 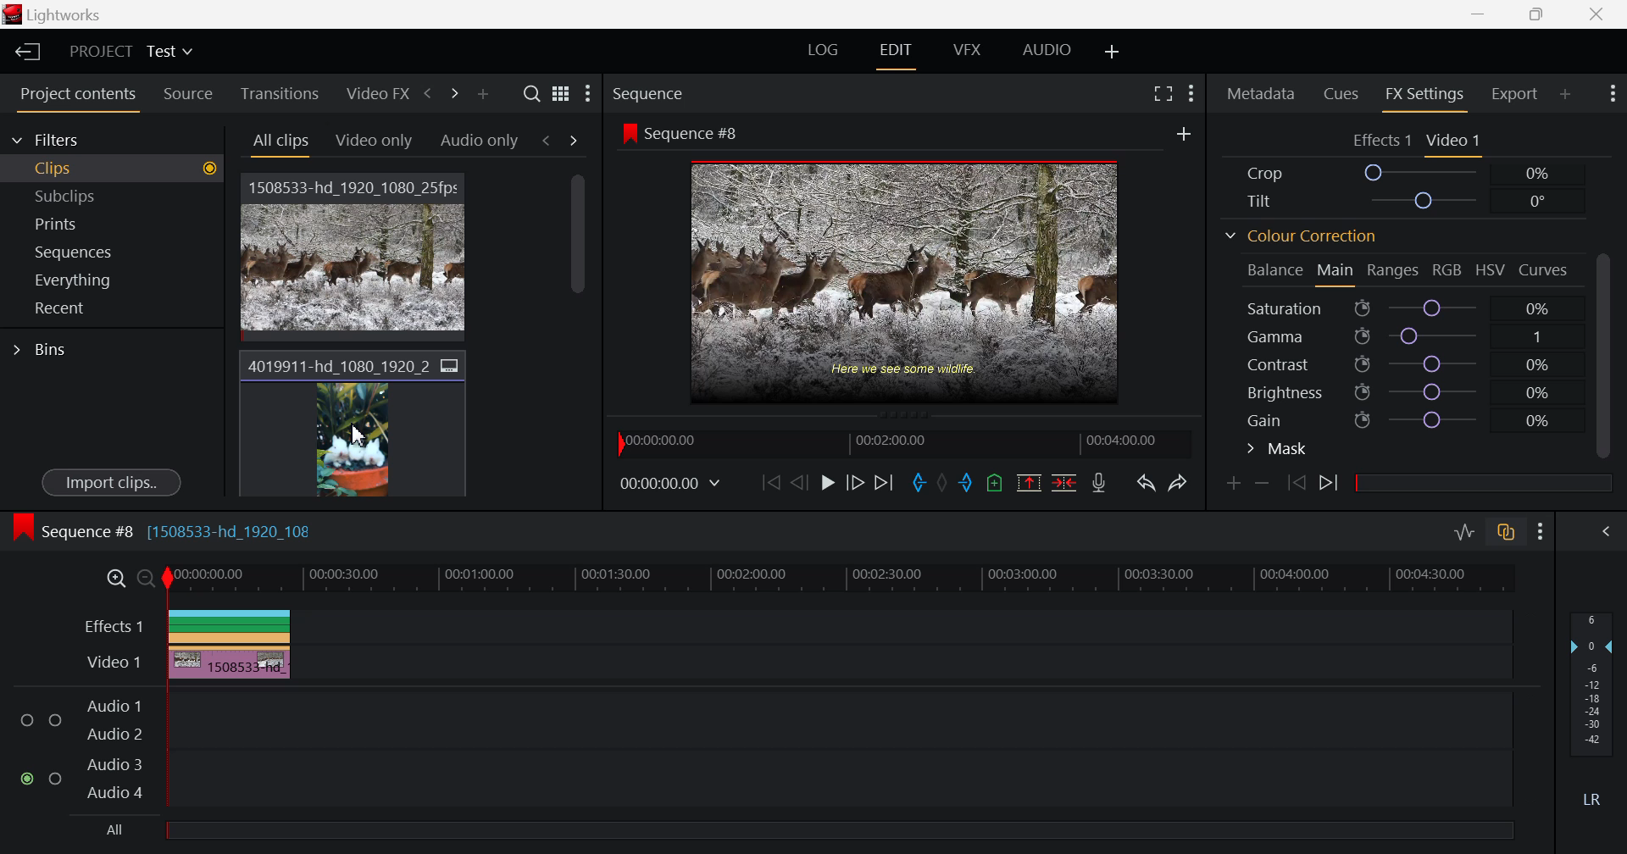 What do you see at coordinates (1301, 236) in the screenshot?
I see `Colour Correction` at bounding box center [1301, 236].